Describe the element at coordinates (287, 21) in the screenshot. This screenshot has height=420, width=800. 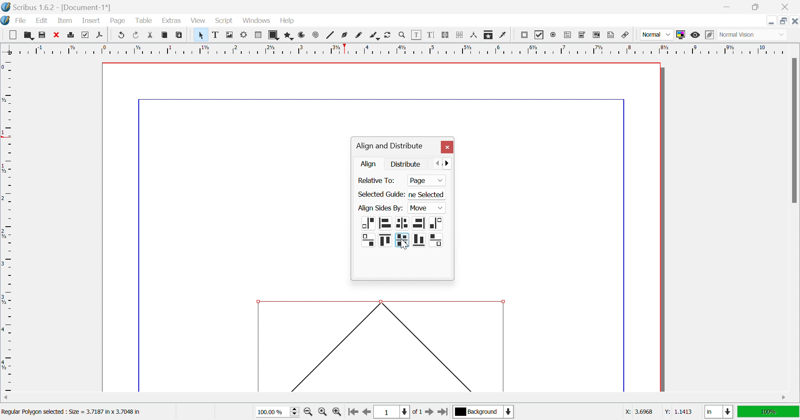
I see `Help` at that location.